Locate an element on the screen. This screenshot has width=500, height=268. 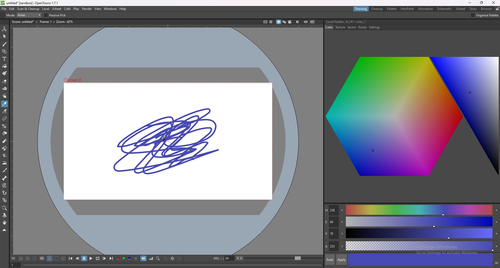
raster is located at coordinates (363, 27).